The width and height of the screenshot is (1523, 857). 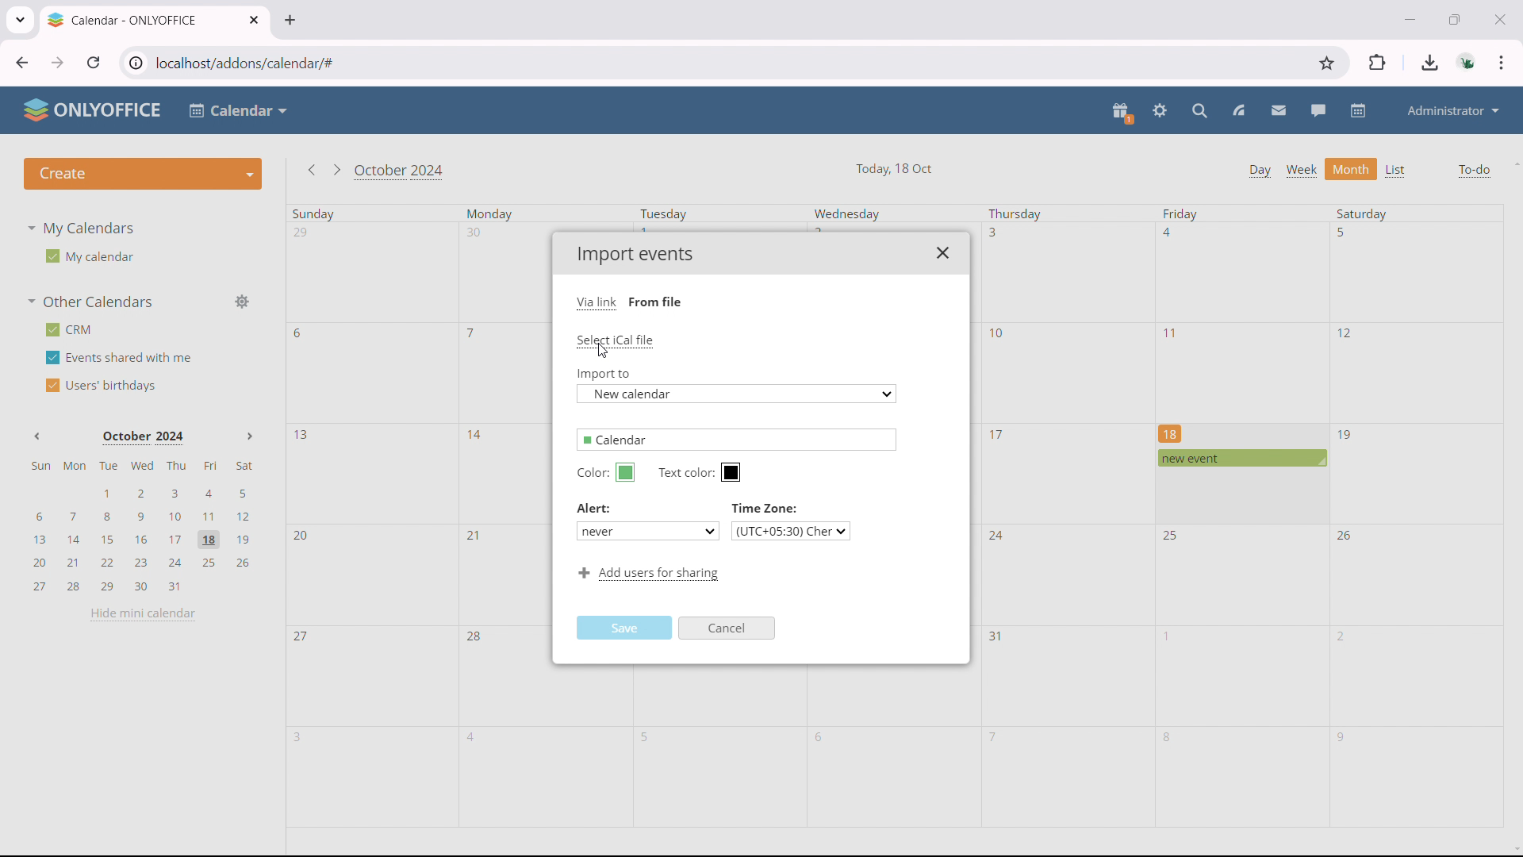 What do you see at coordinates (83, 231) in the screenshot?
I see `My Calendars` at bounding box center [83, 231].